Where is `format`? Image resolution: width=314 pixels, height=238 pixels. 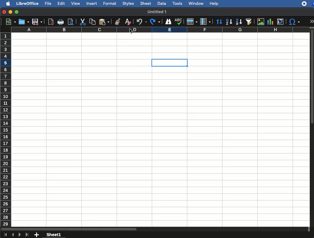
format is located at coordinates (110, 4).